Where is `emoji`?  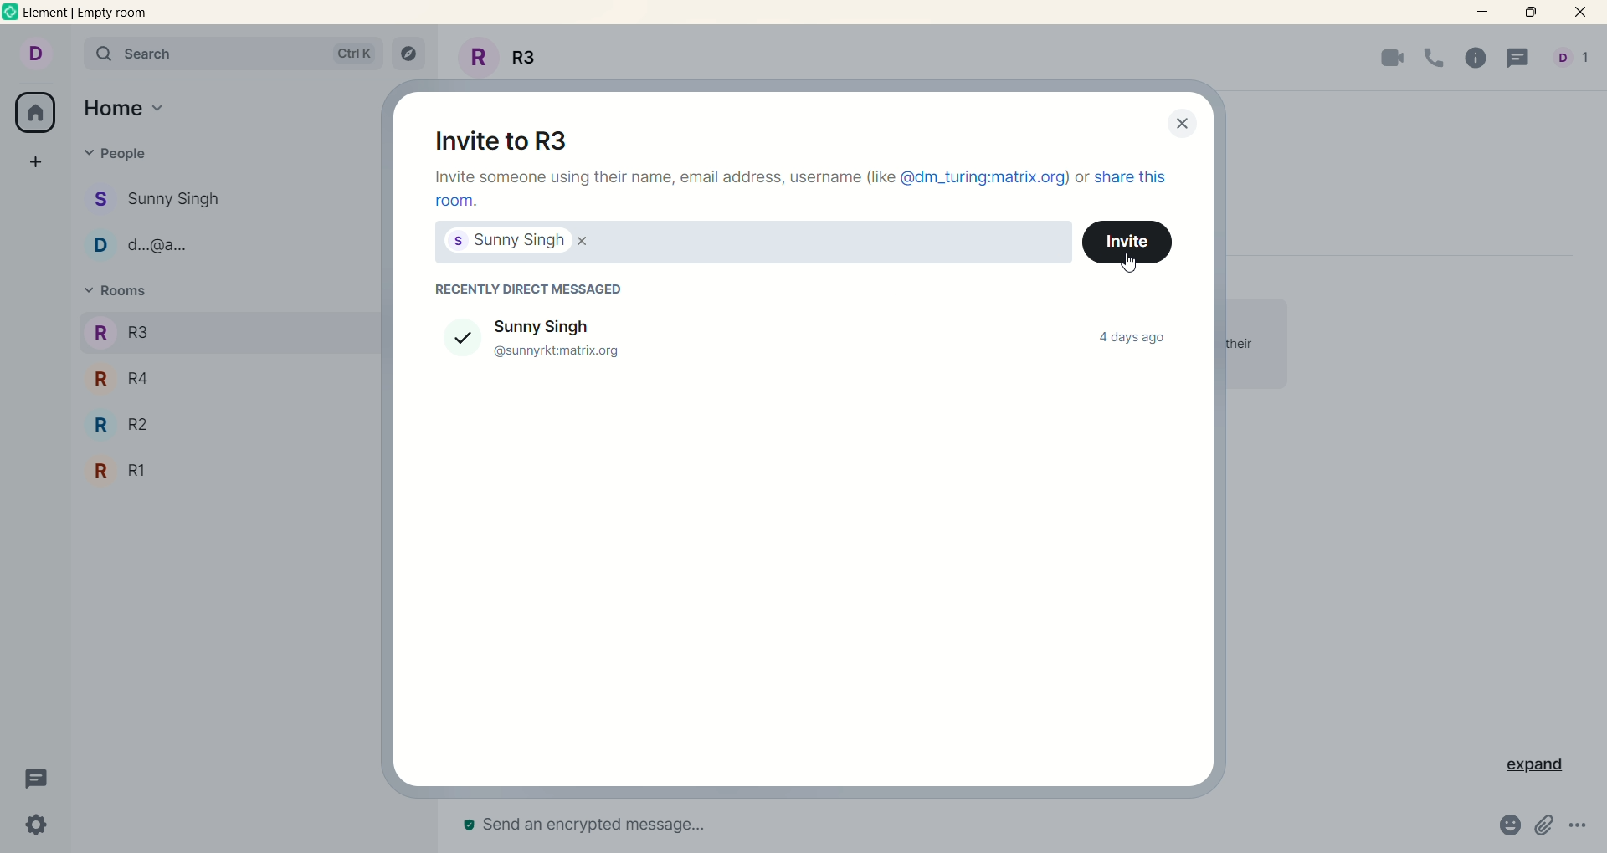
emoji is located at coordinates (1502, 826).